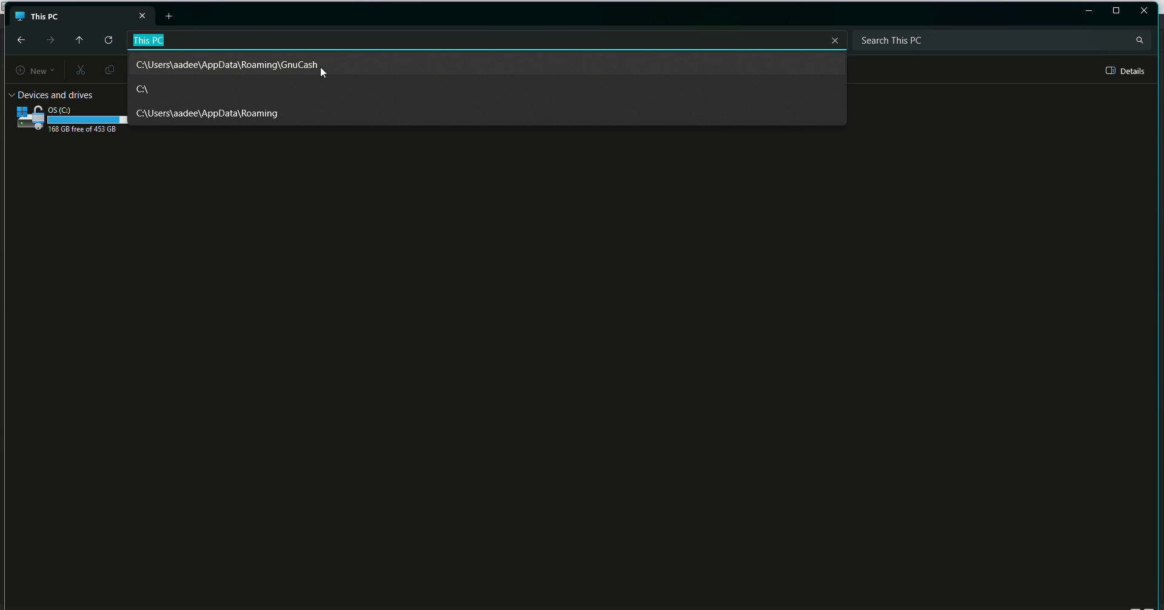 The height and width of the screenshot is (610, 1164). I want to click on C Drive, so click(69, 115).